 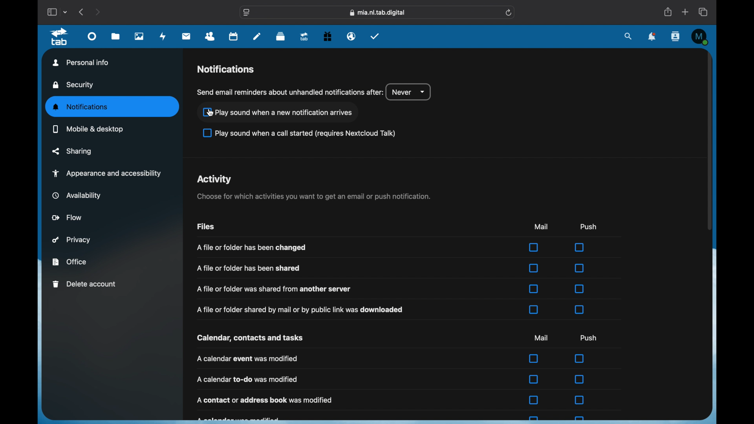 What do you see at coordinates (76, 196) in the screenshot?
I see `availability` at bounding box center [76, 196].